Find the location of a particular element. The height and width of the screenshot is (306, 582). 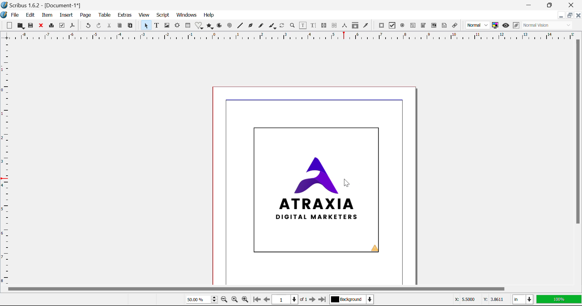

Pdf Combo box is located at coordinates (423, 26).